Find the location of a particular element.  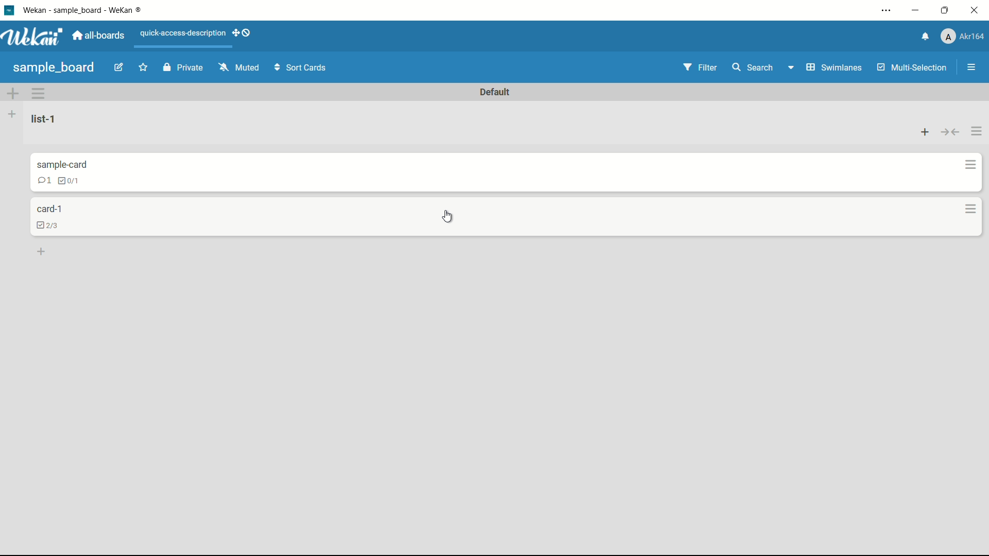

add card is located at coordinates (42, 252).